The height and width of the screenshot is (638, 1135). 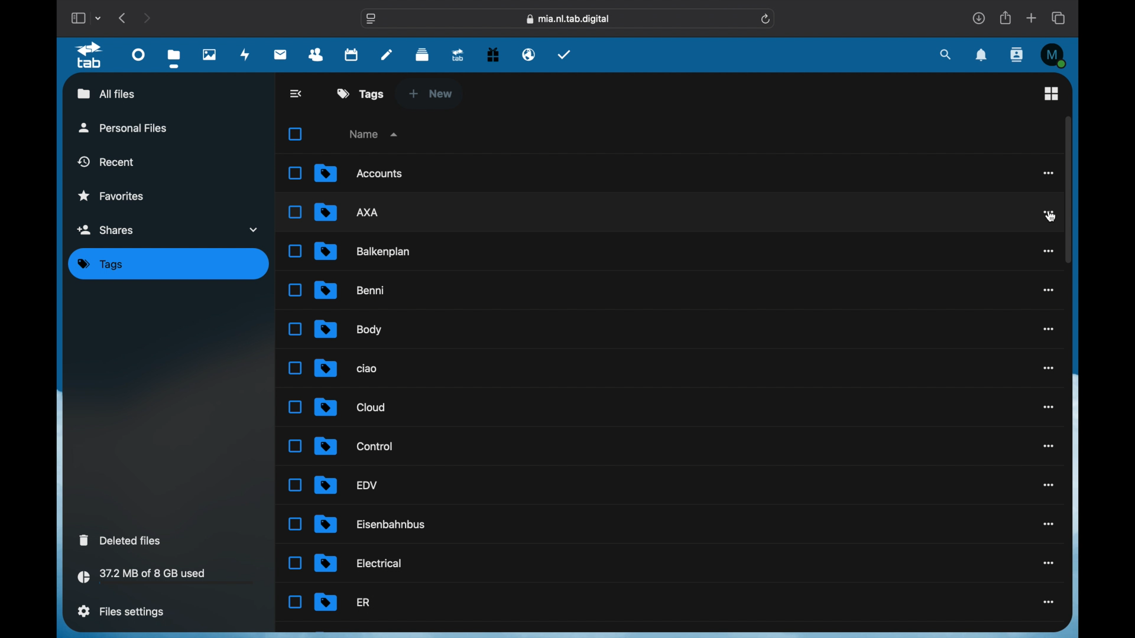 I want to click on new, so click(x=430, y=93).